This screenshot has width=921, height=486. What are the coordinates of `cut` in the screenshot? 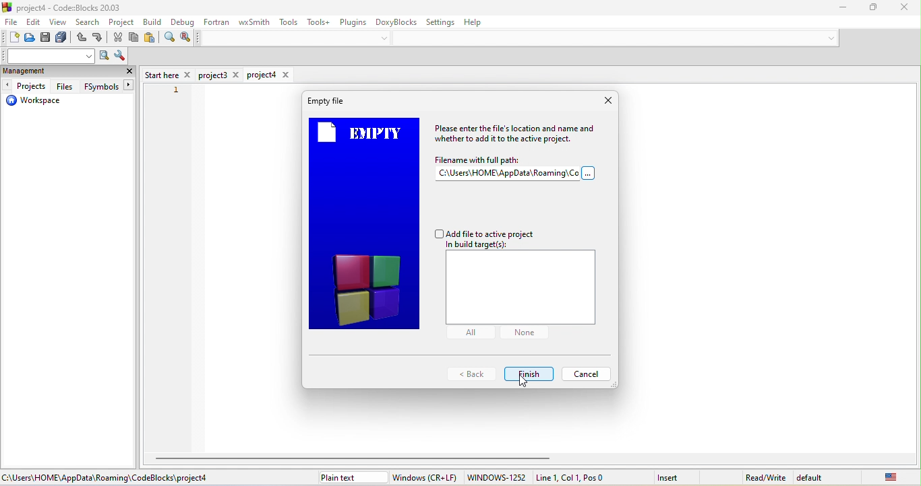 It's located at (119, 38).